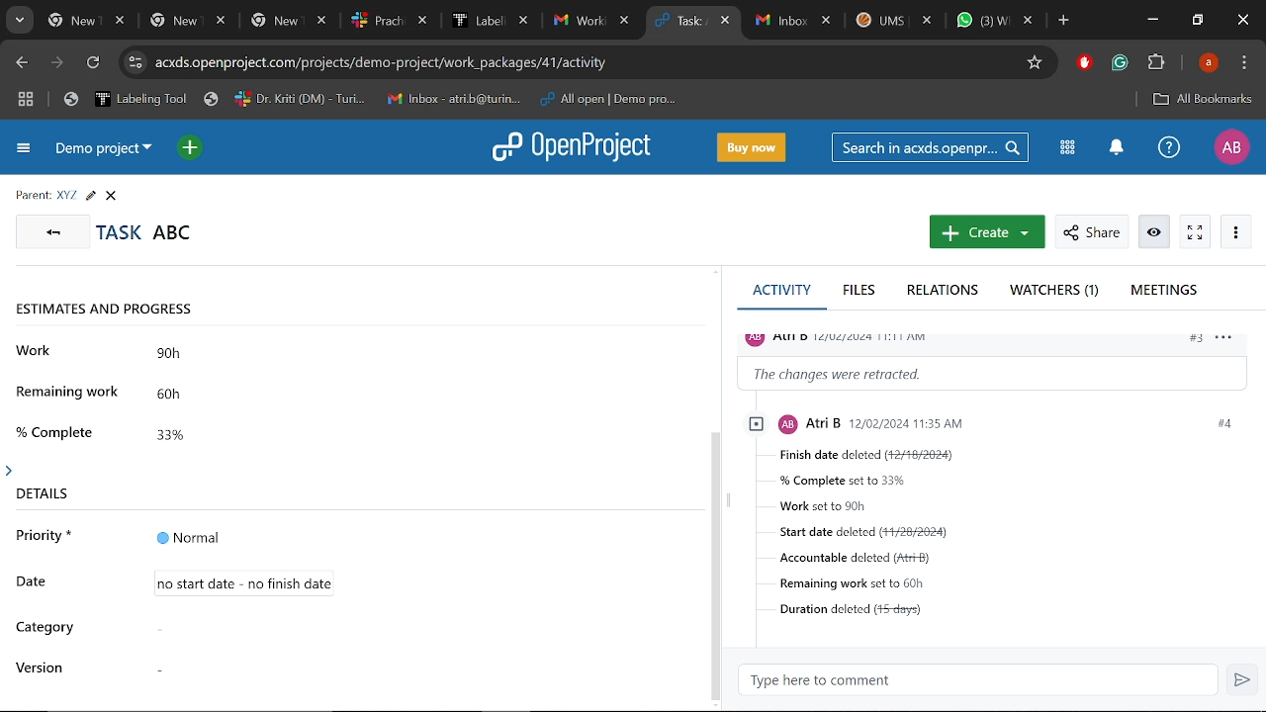 The height and width of the screenshot is (712, 1266). Describe the element at coordinates (46, 629) in the screenshot. I see `category` at that location.